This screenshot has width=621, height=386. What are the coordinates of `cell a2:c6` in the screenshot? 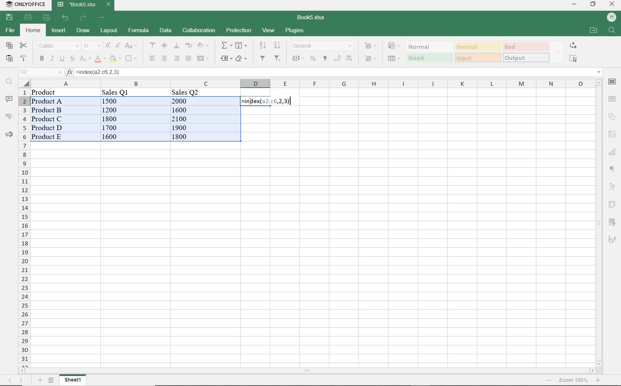 It's located at (135, 115).